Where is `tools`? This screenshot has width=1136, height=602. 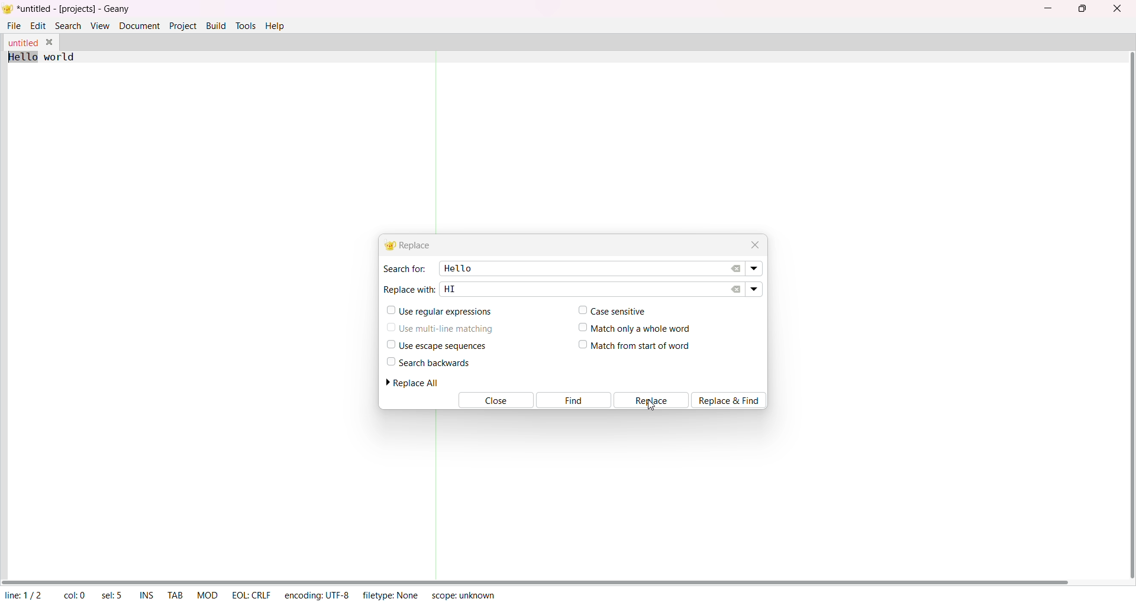
tools is located at coordinates (246, 25).